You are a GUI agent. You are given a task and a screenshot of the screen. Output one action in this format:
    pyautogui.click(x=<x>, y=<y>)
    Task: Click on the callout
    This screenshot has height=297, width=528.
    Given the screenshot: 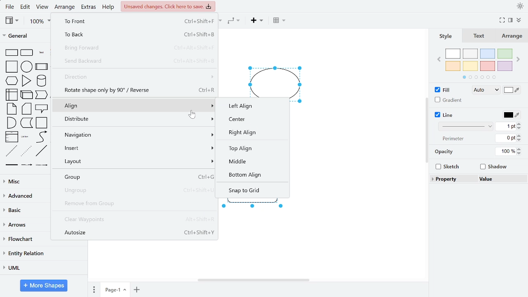 What is the action you would take?
    pyautogui.click(x=42, y=108)
    